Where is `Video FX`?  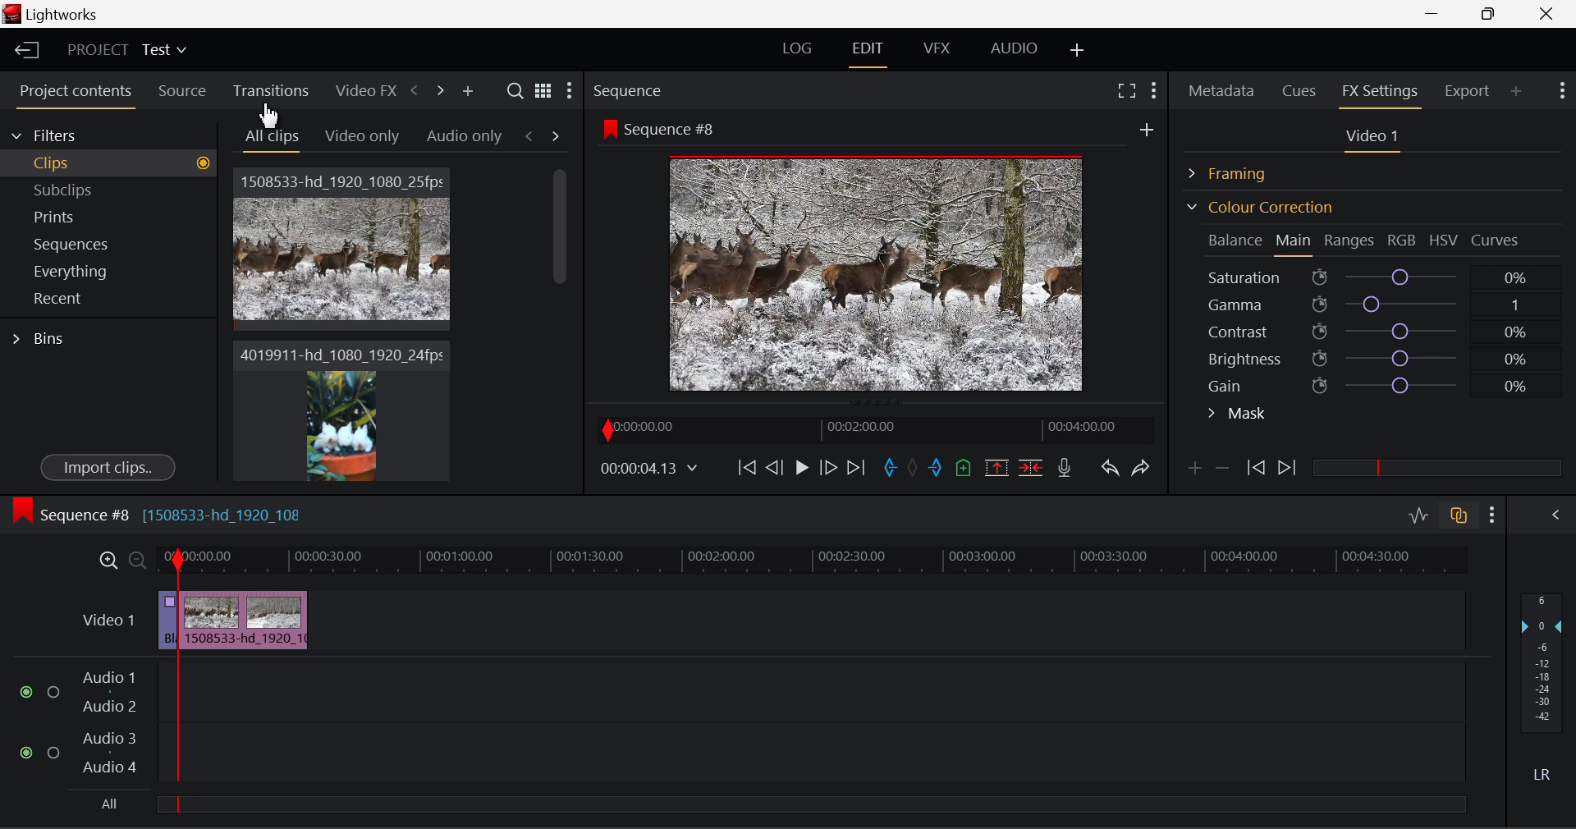
Video FX is located at coordinates (361, 90).